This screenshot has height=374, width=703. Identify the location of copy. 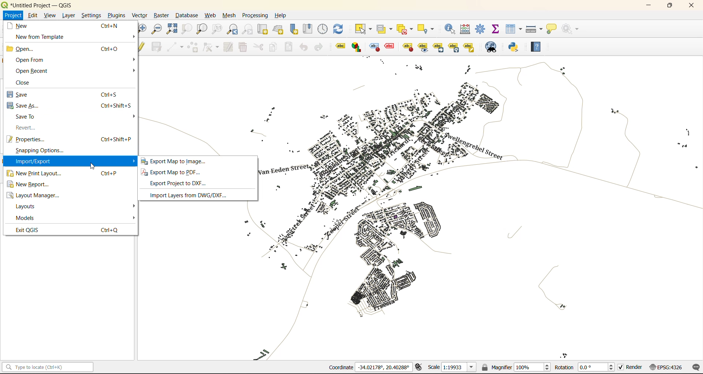
(273, 47).